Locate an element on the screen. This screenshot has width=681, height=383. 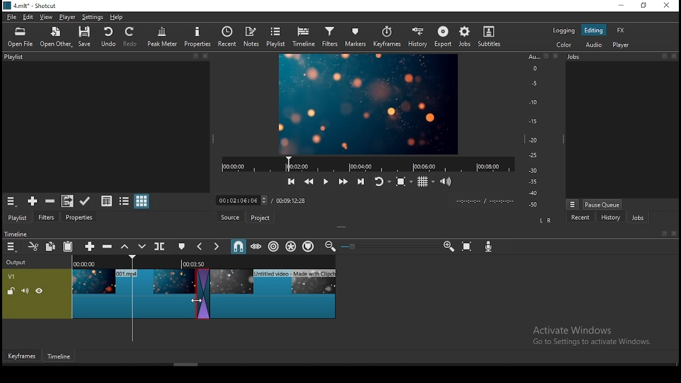
project is located at coordinates (259, 217).